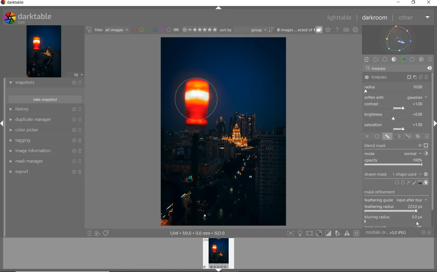 Image resolution: width=437 pixels, height=272 pixels. Describe the element at coordinates (418, 224) in the screenshot. I see `CURSOR` at that location.